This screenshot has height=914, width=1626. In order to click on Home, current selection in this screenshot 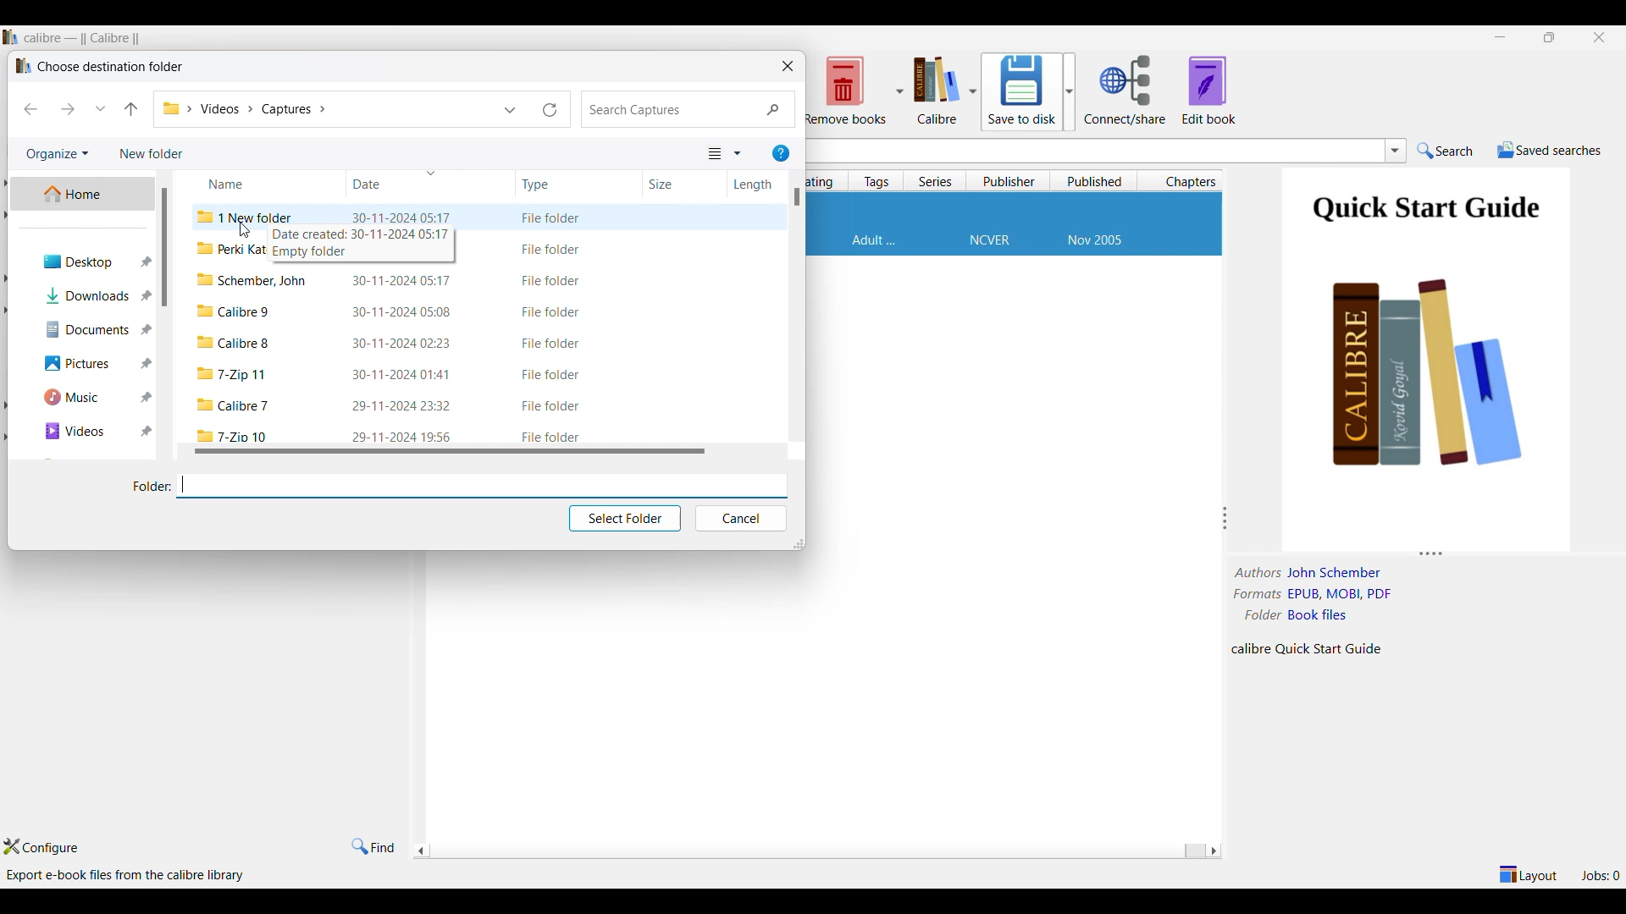, I will do `click(82, 194)`.